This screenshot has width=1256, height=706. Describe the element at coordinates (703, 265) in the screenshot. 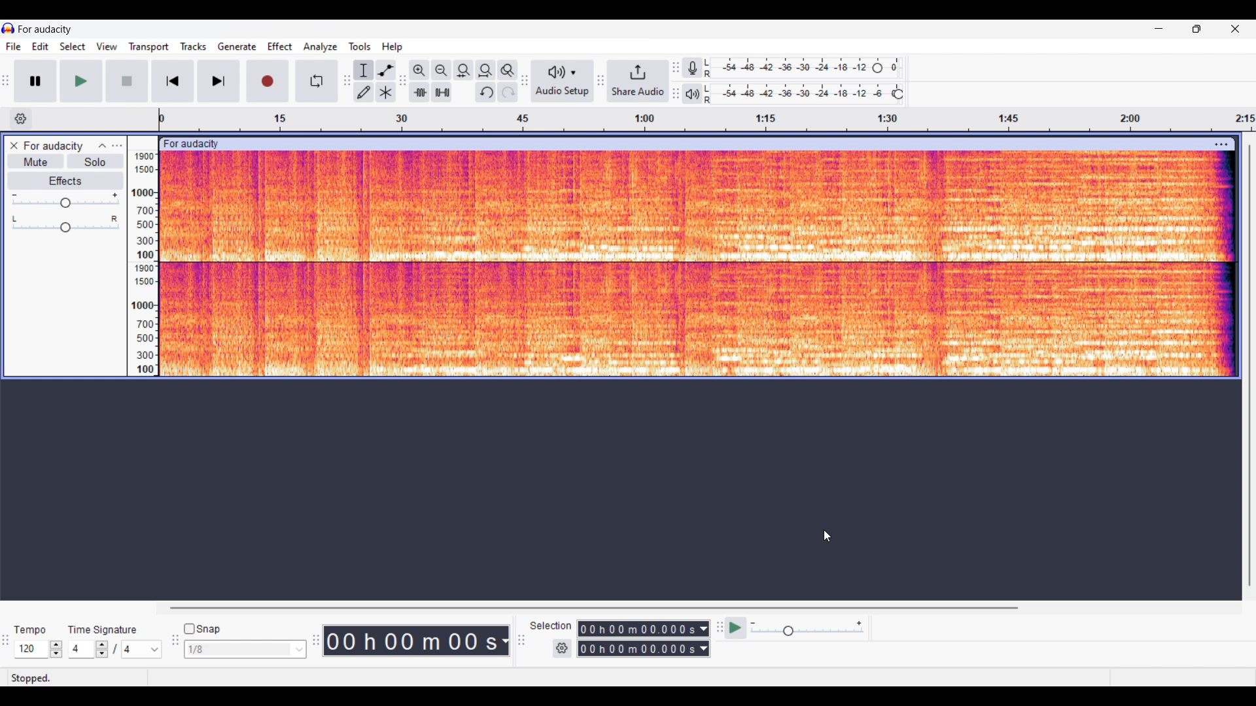

I see `Track view changed to Spectrogram view` at that location.